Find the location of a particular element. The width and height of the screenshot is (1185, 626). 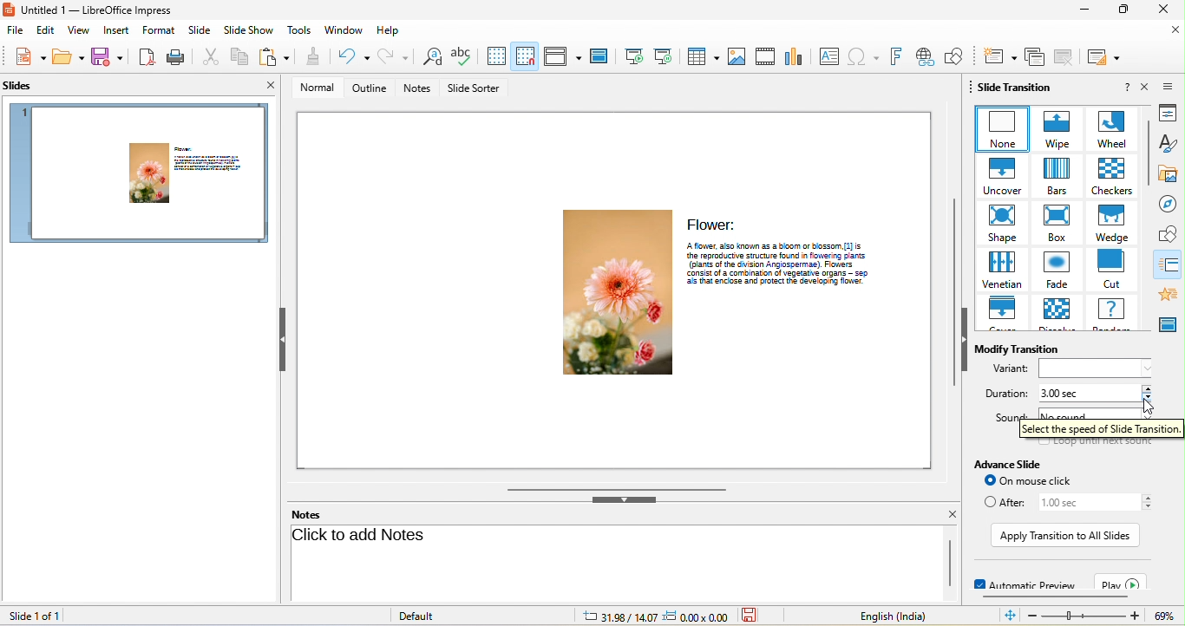

checkers is located at coordinates (1109, 176).